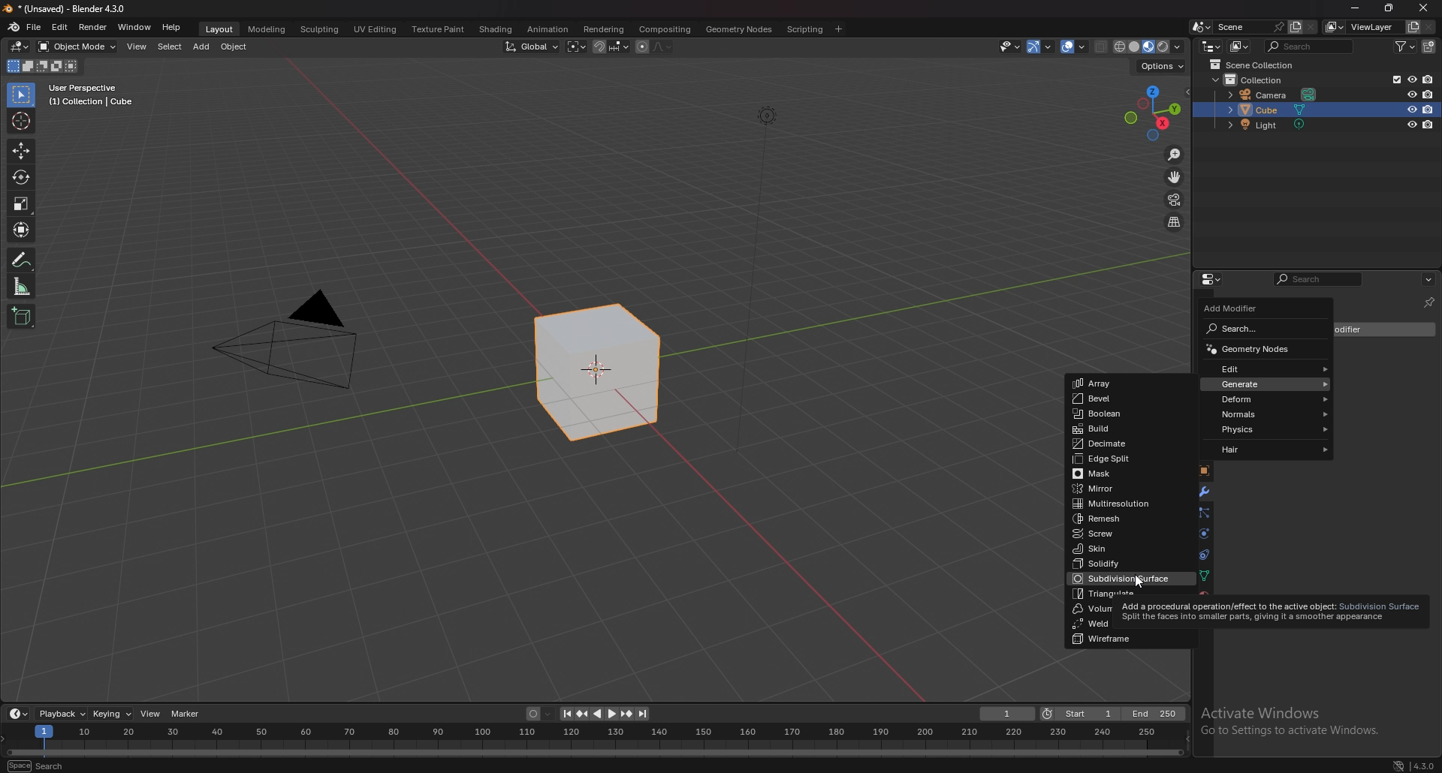 This screenshot has height=773, width=1442. Describe the element at coordinates (551, 28) in the screenshot. I see `animation` at that location.